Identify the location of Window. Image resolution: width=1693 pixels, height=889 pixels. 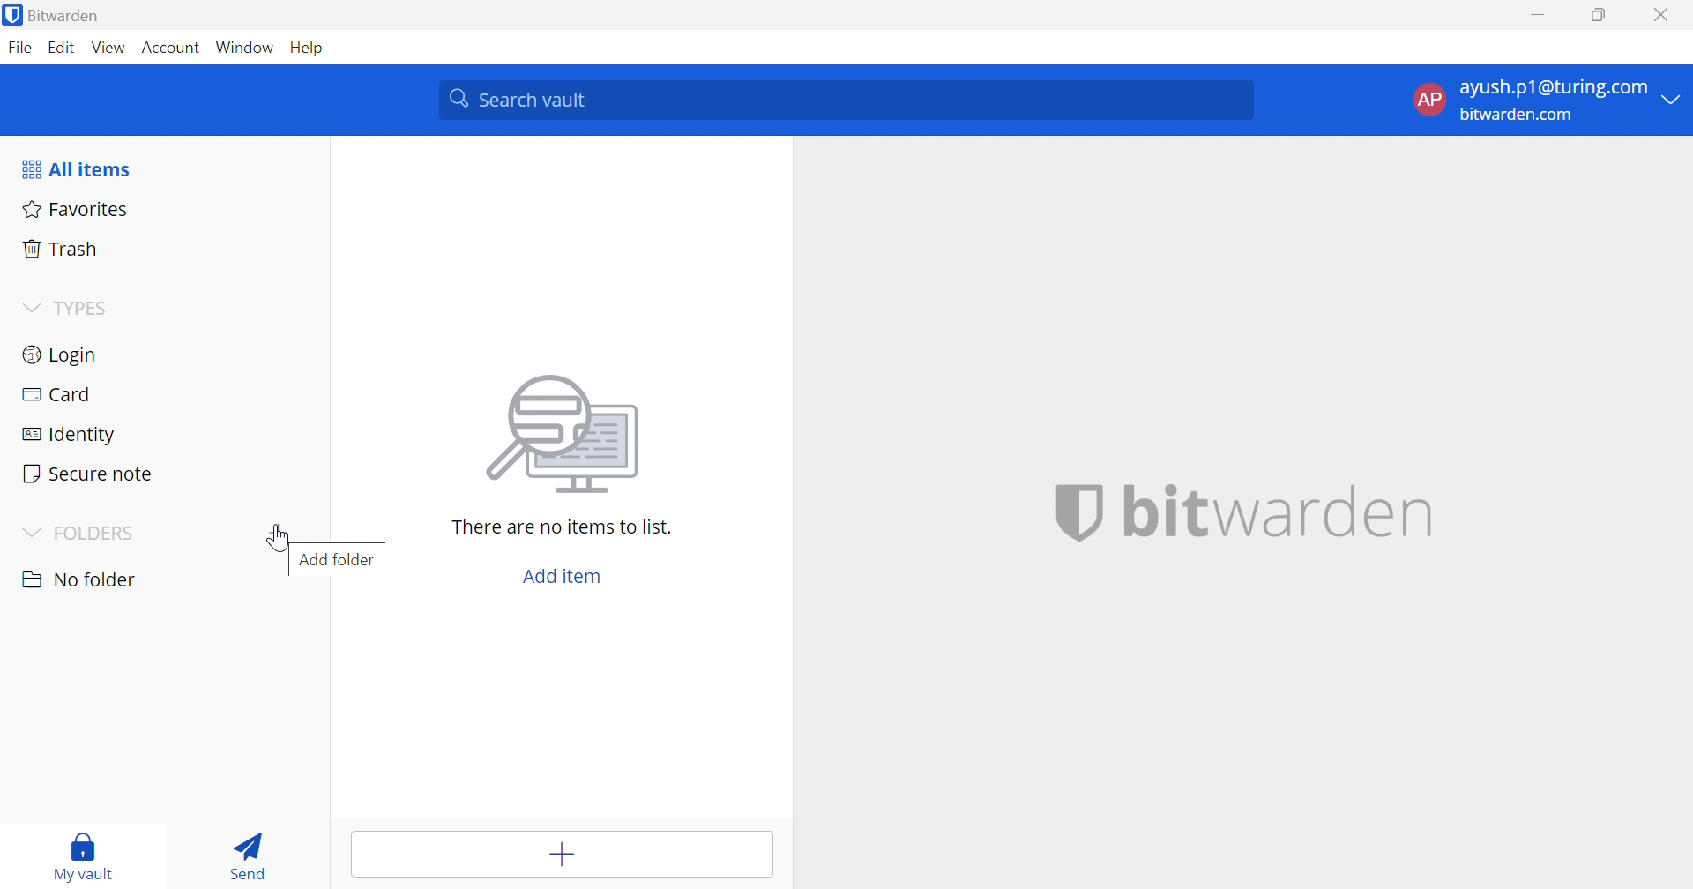
(242, 47).